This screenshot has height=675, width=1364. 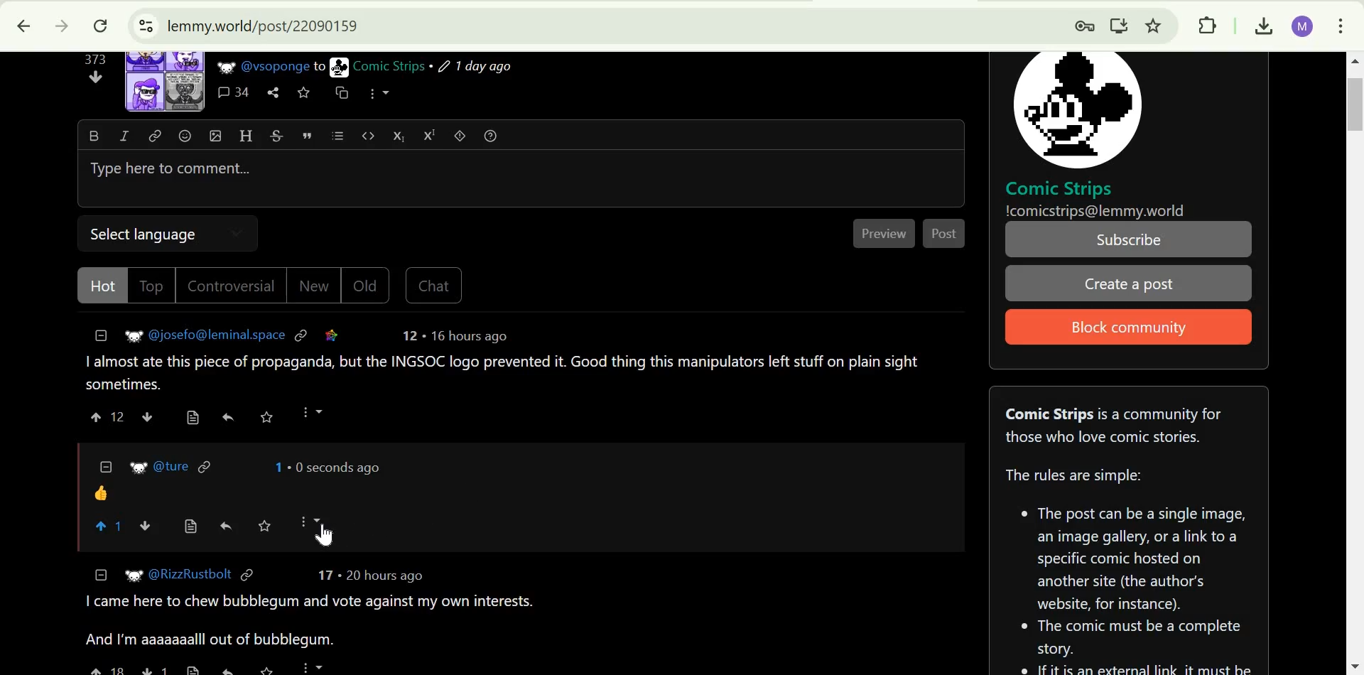 I want to click on View site information, so click(x=144, y=26).